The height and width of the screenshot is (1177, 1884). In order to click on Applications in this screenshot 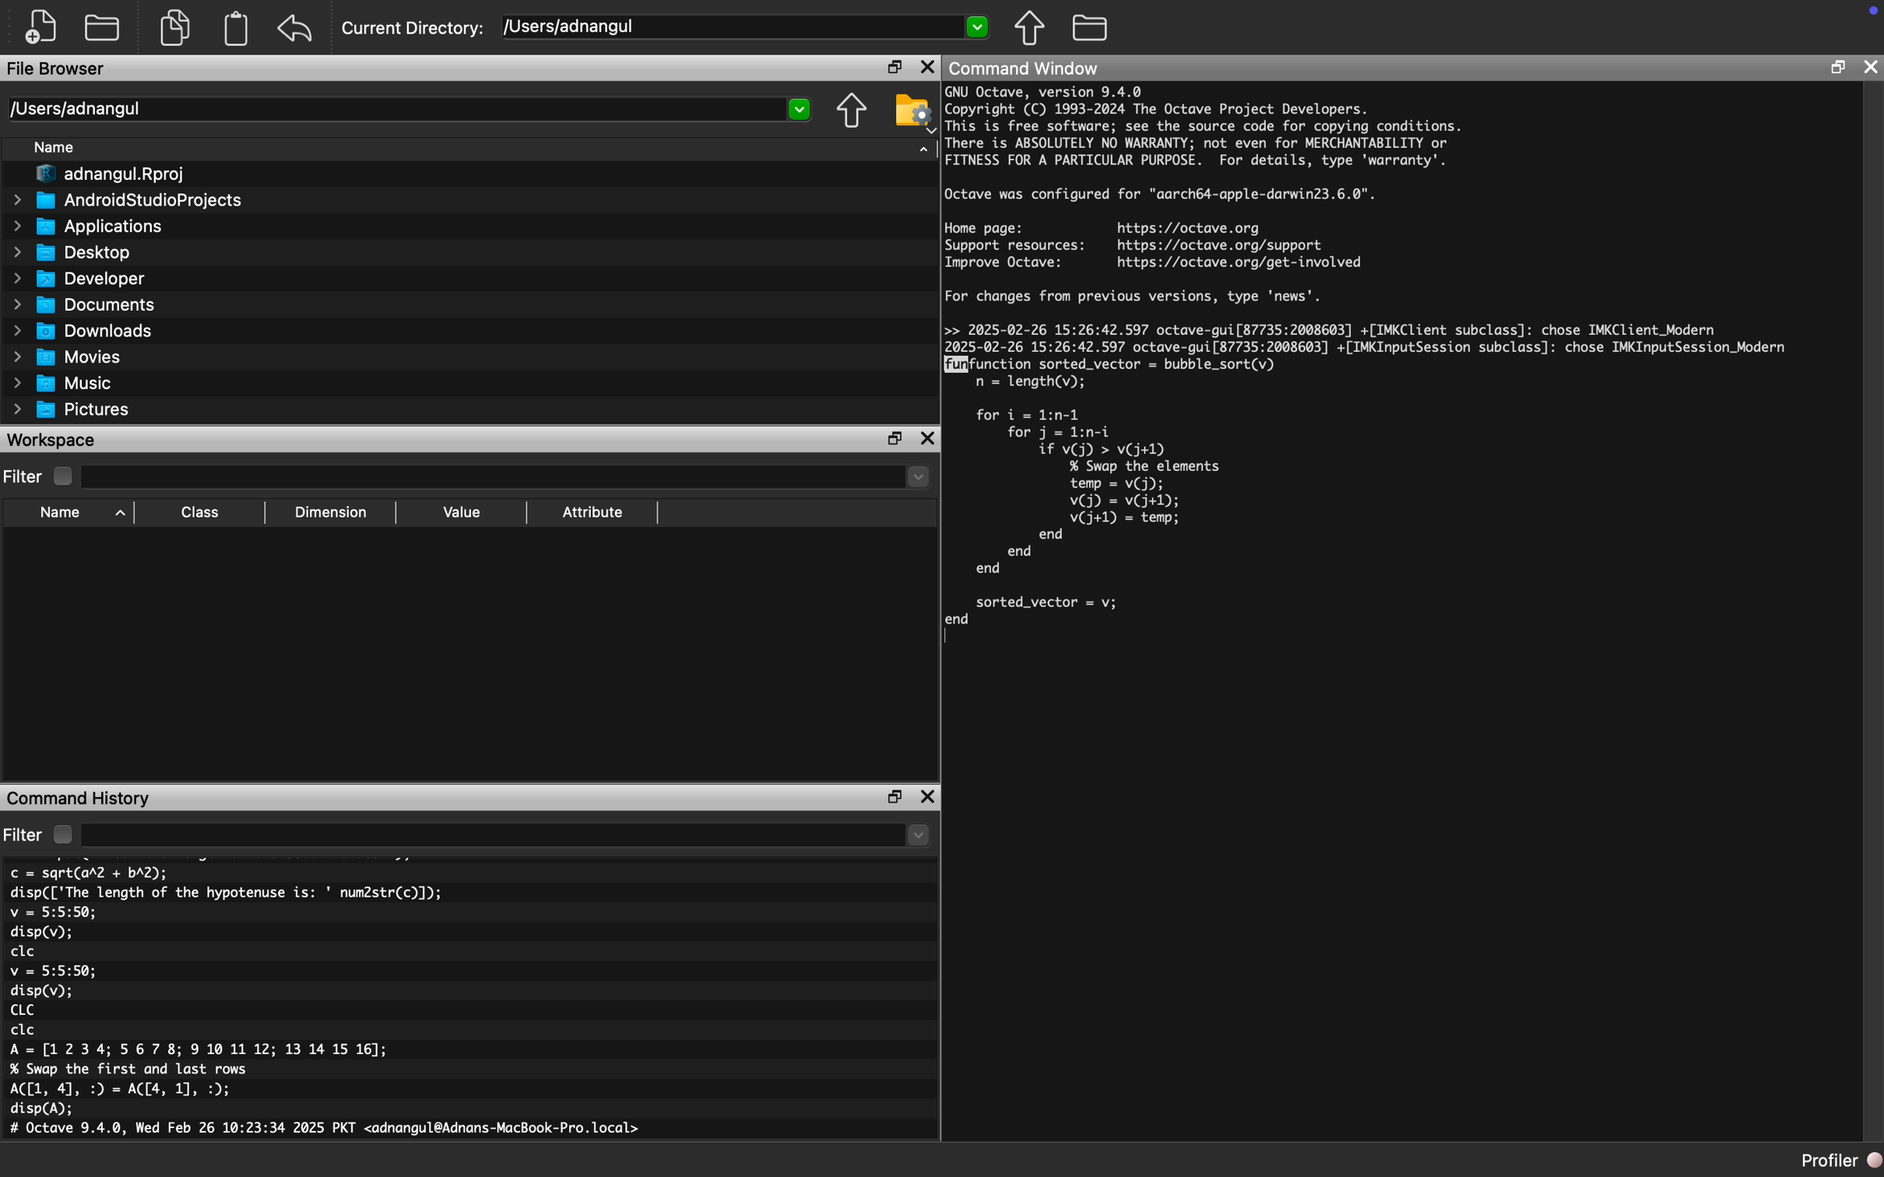, I will do `click(85, 227)`.